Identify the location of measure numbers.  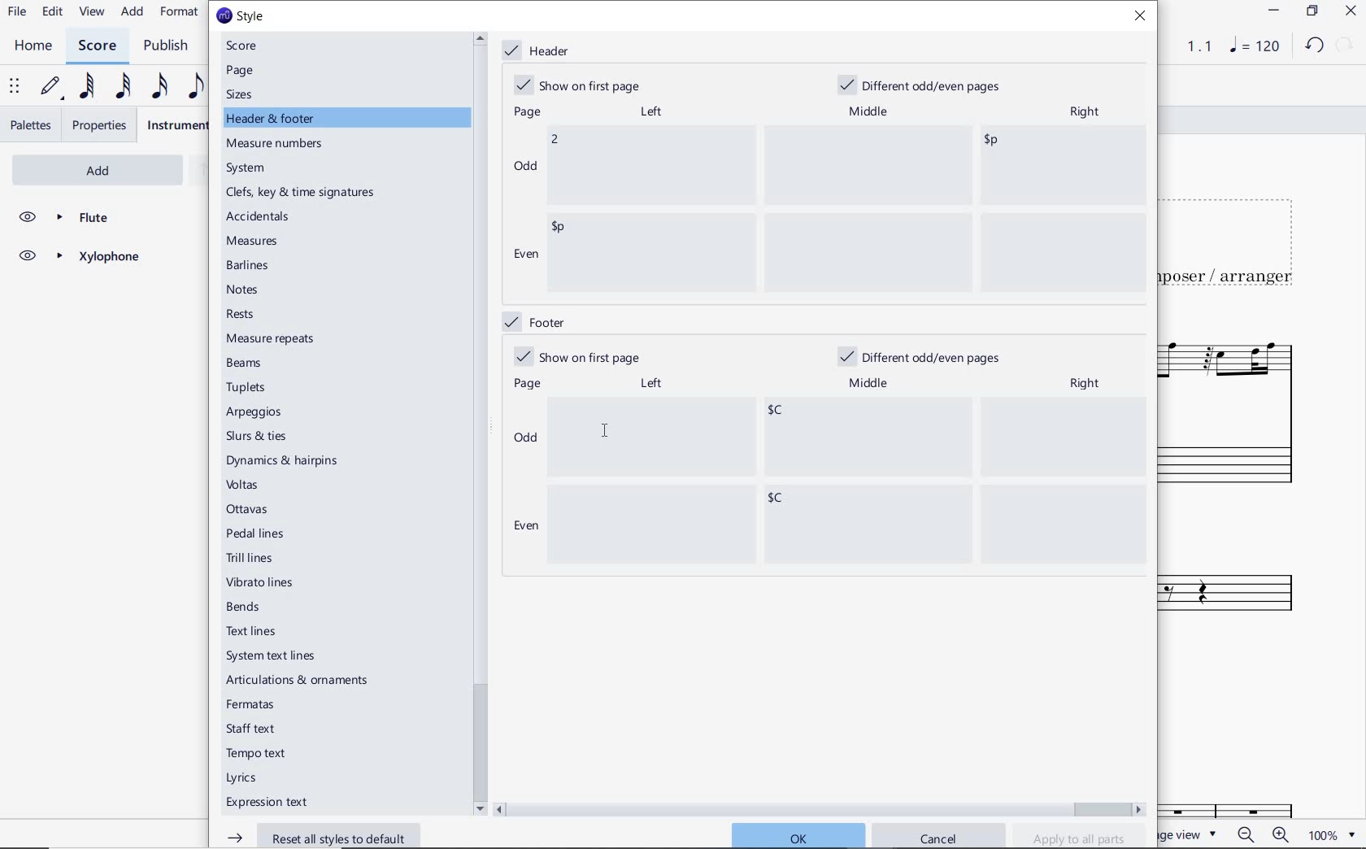
(277, 145).